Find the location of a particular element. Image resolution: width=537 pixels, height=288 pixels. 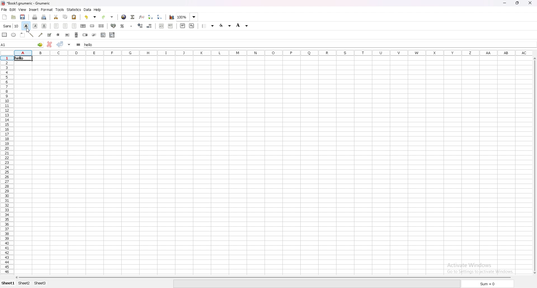

sheet 1 is located at coordinates (9, 283).